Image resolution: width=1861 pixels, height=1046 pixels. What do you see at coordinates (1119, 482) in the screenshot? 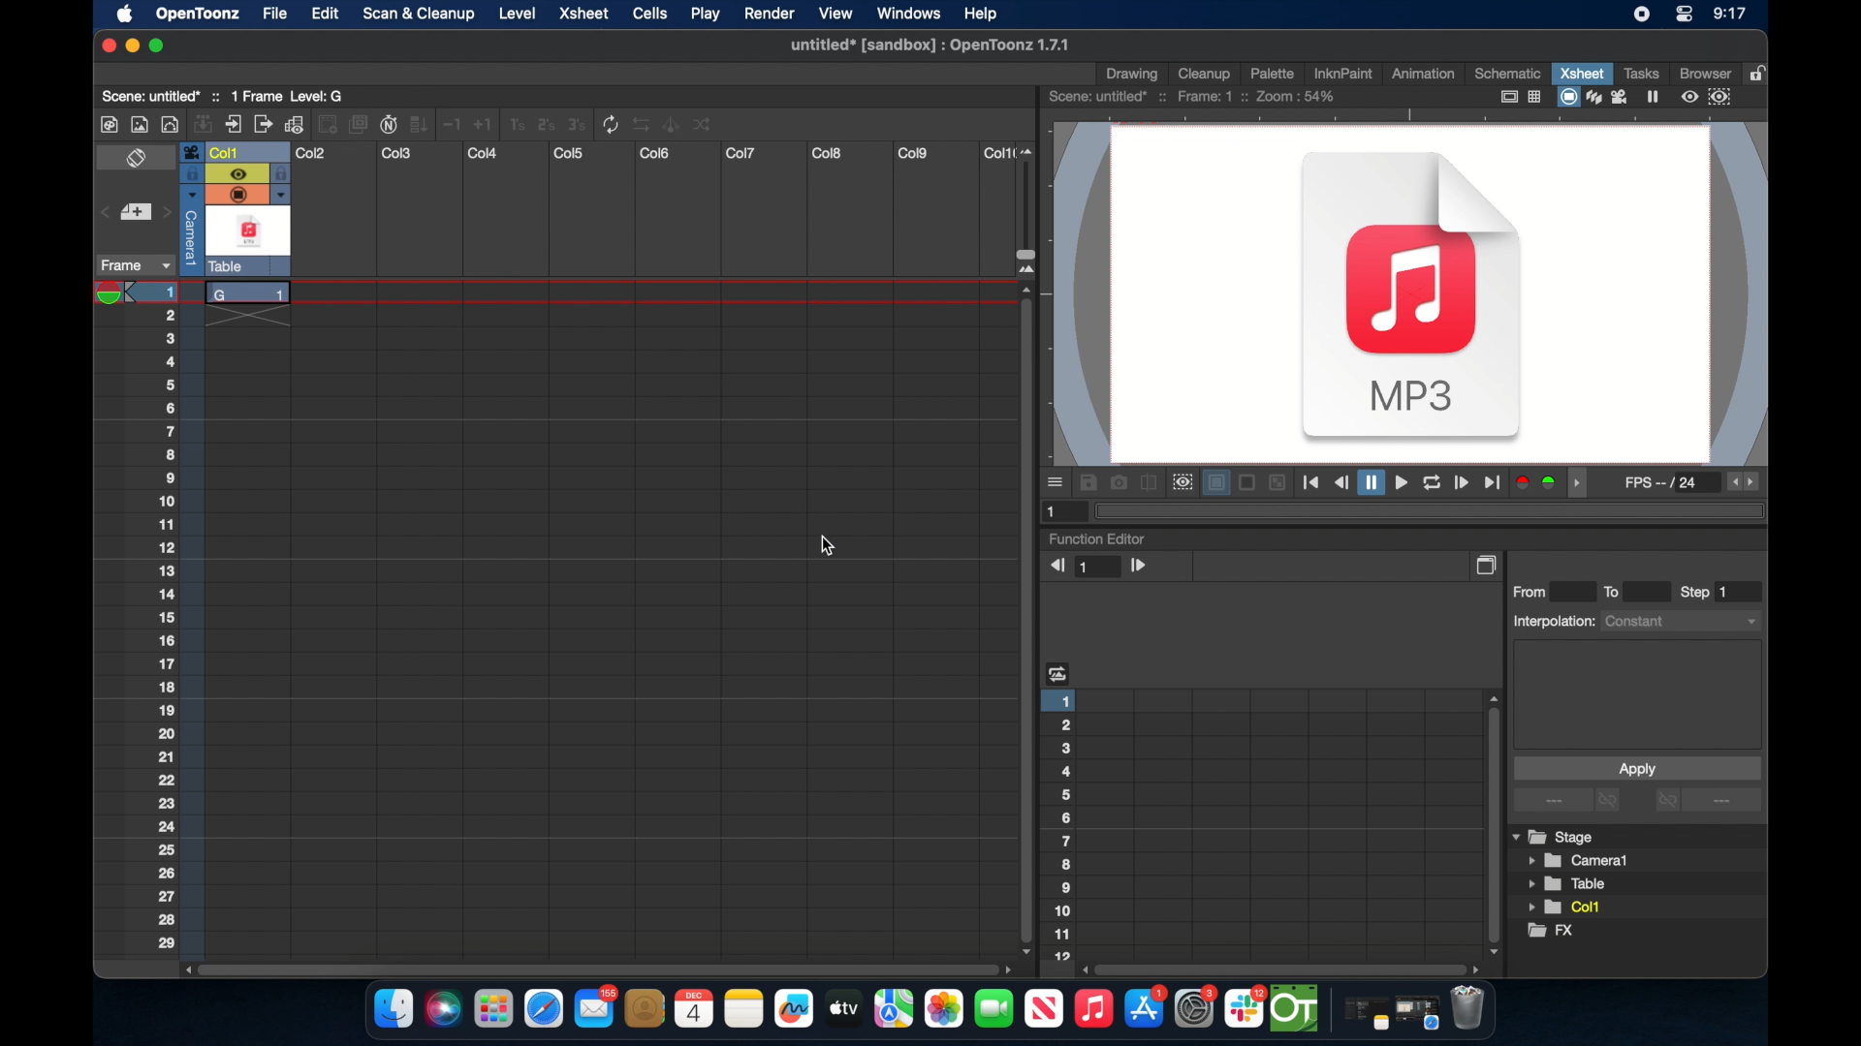
I see `snapshot` at bounding box center [1119, 482].